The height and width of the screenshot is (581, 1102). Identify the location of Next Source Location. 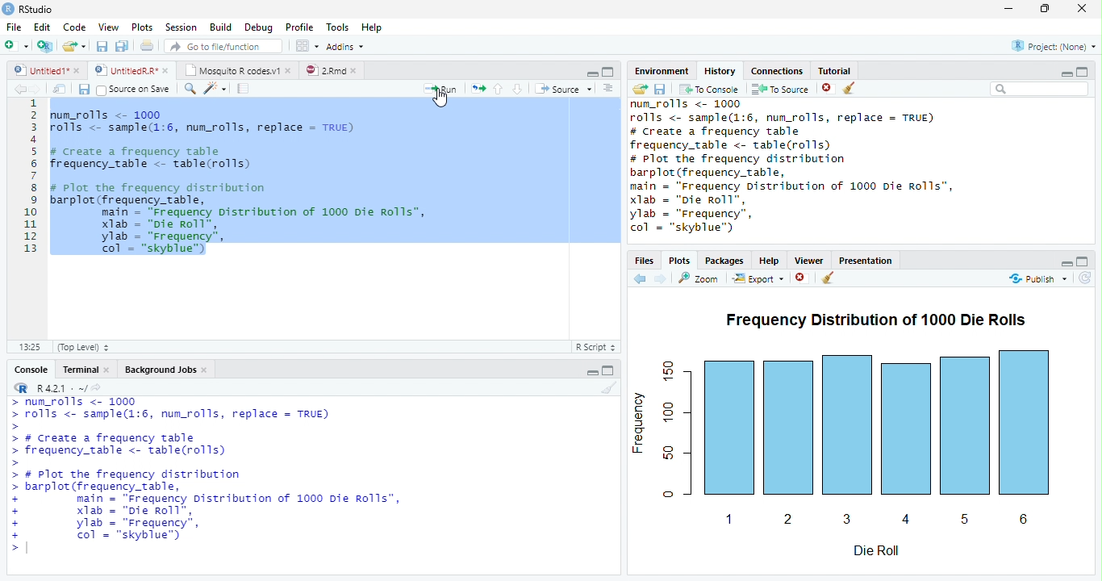
(36, 88).